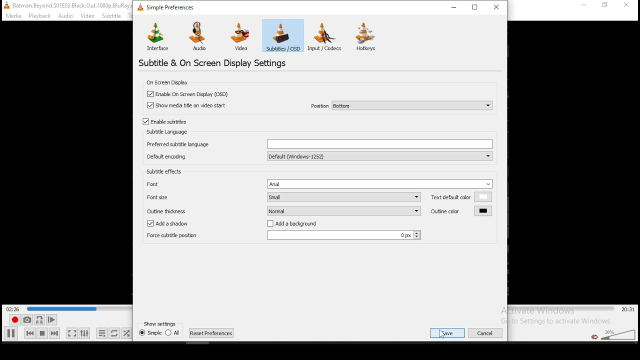  What do you see at coordinates (185, 209) in the screenshot?
I see `outline thickness` at bounding box center [185, 209].